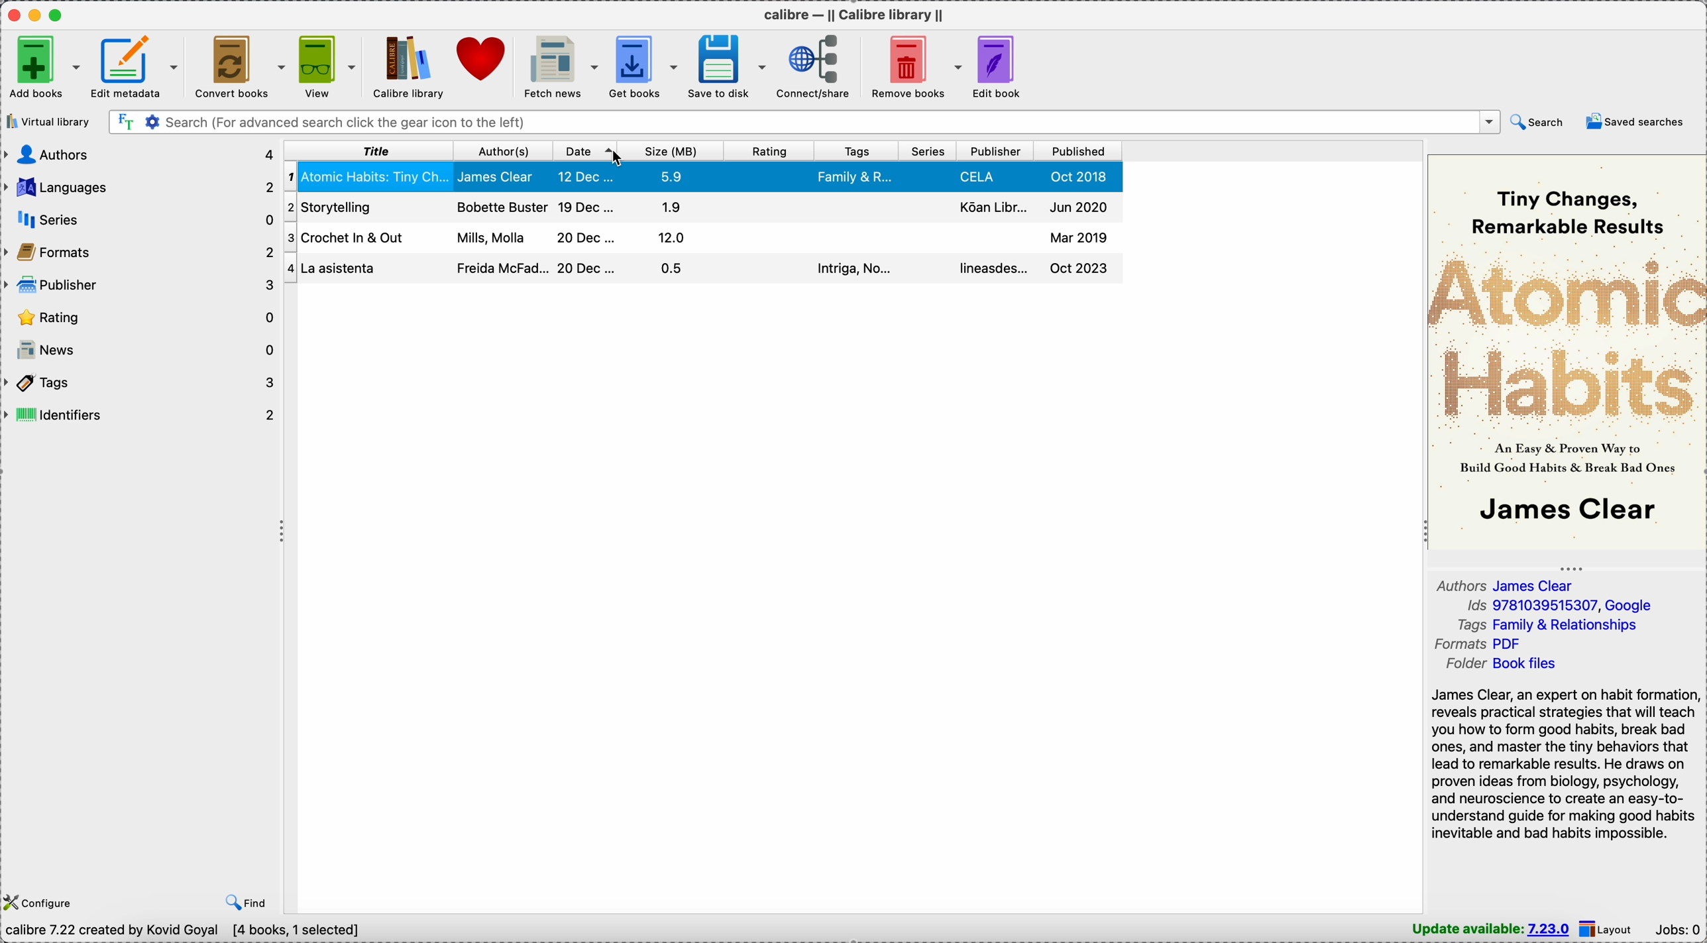 This screenshot has height=943, width=1707. Describe the element at coordinates (406, 66) in the screenshot. I see `Calibre library` at that location.